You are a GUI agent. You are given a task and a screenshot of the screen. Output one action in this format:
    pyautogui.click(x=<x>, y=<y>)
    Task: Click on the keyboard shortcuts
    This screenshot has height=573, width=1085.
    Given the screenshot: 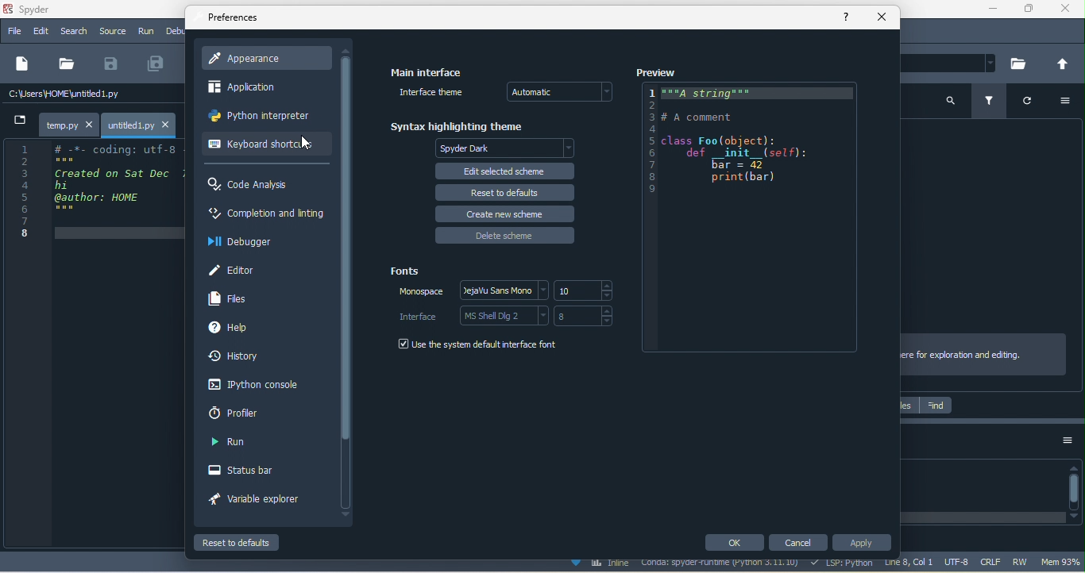 What is the action you would take?
    pyautogui.click(x=260, y=146)
    